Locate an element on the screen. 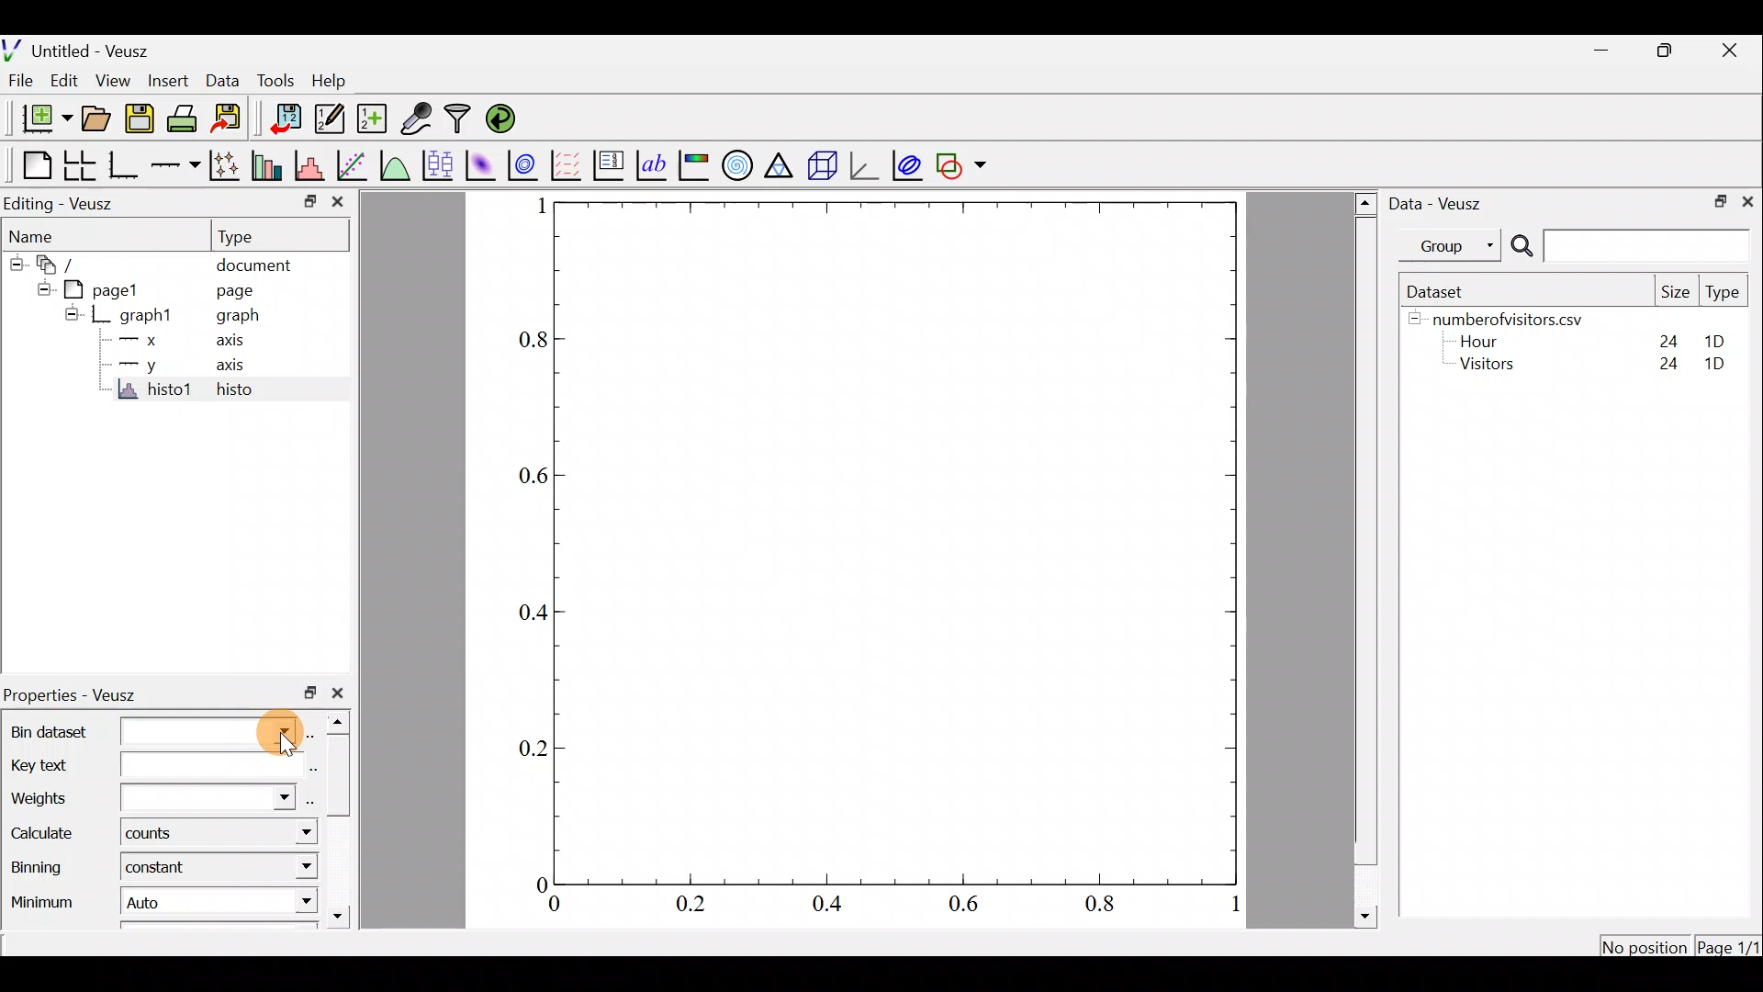  Edit is located at coordinates (66, 81).